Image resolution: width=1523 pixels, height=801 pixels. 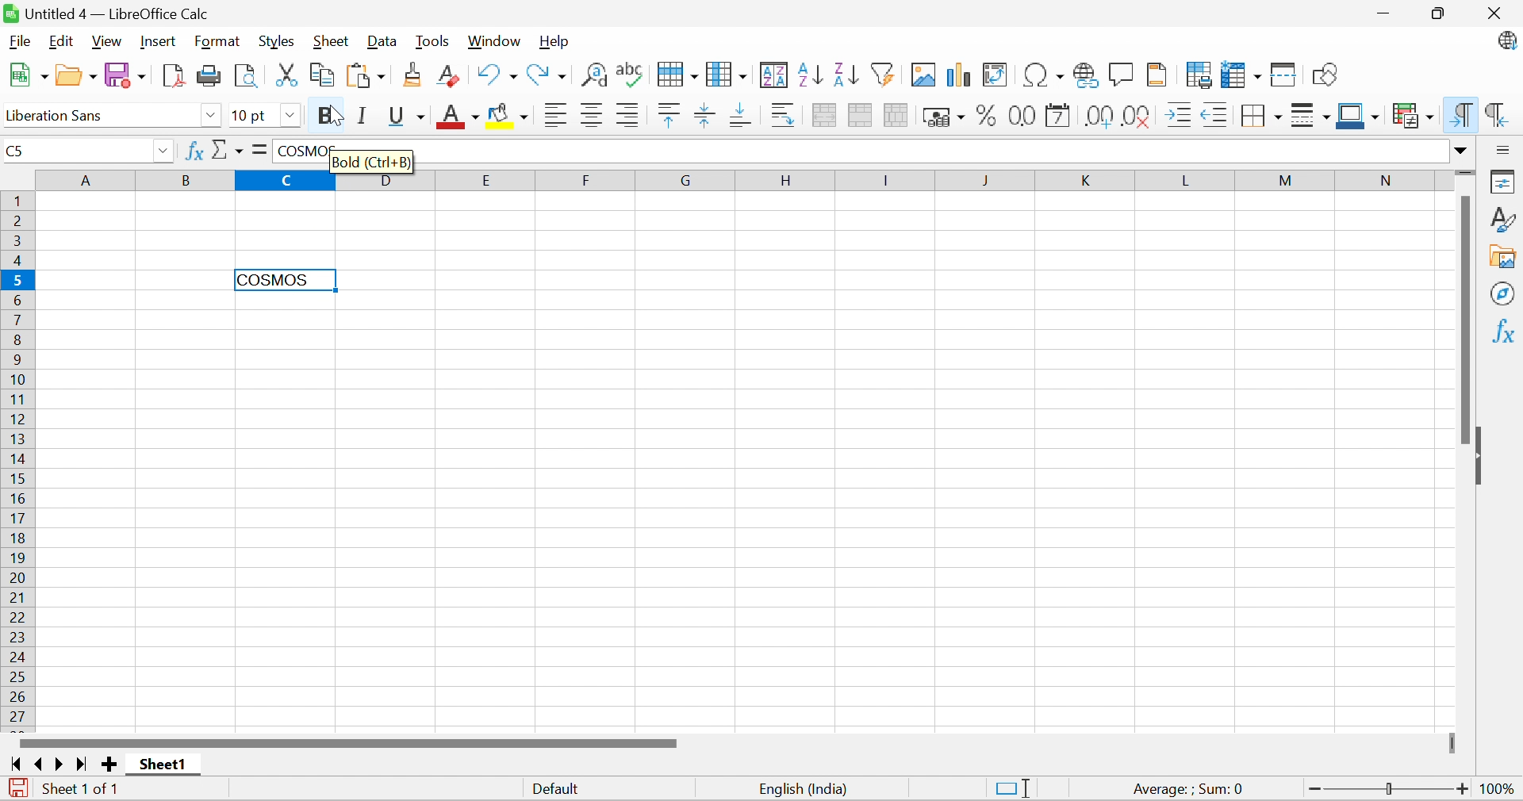 I want to click on Wrap Text, so click(x=784, y=114).